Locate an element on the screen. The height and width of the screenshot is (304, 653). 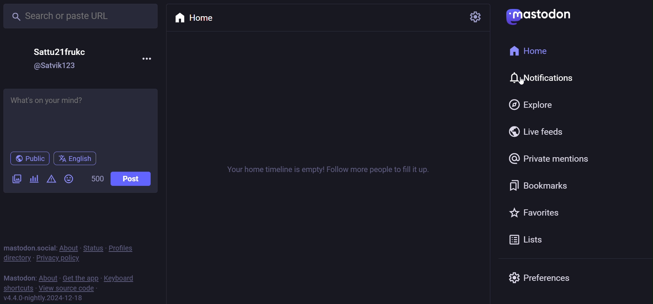
home is located at coordinates (191, 20).